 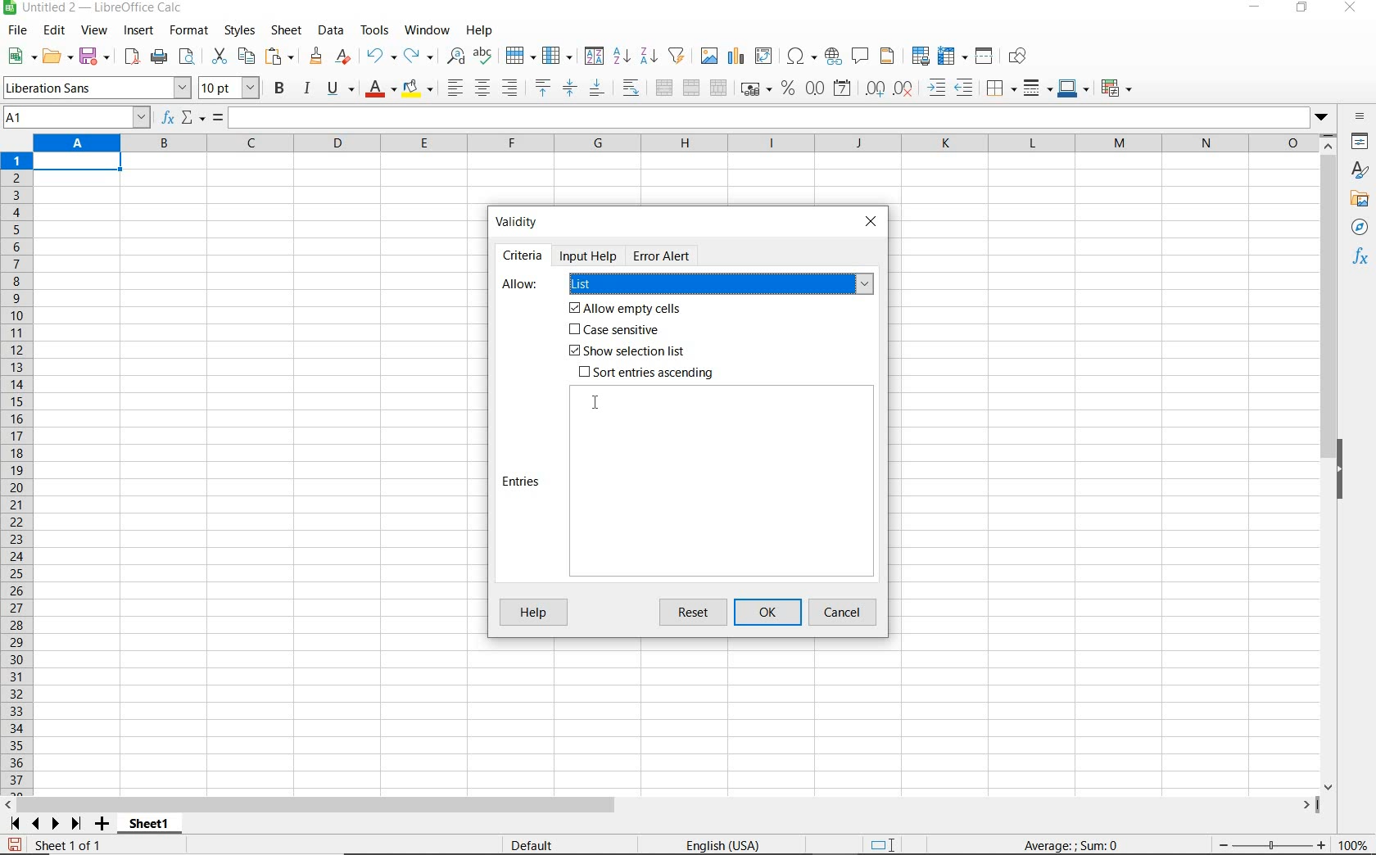 What do you see at coordinates (721, 847) in the screenshot?
I see `text language` at bounding box center [721, 847].